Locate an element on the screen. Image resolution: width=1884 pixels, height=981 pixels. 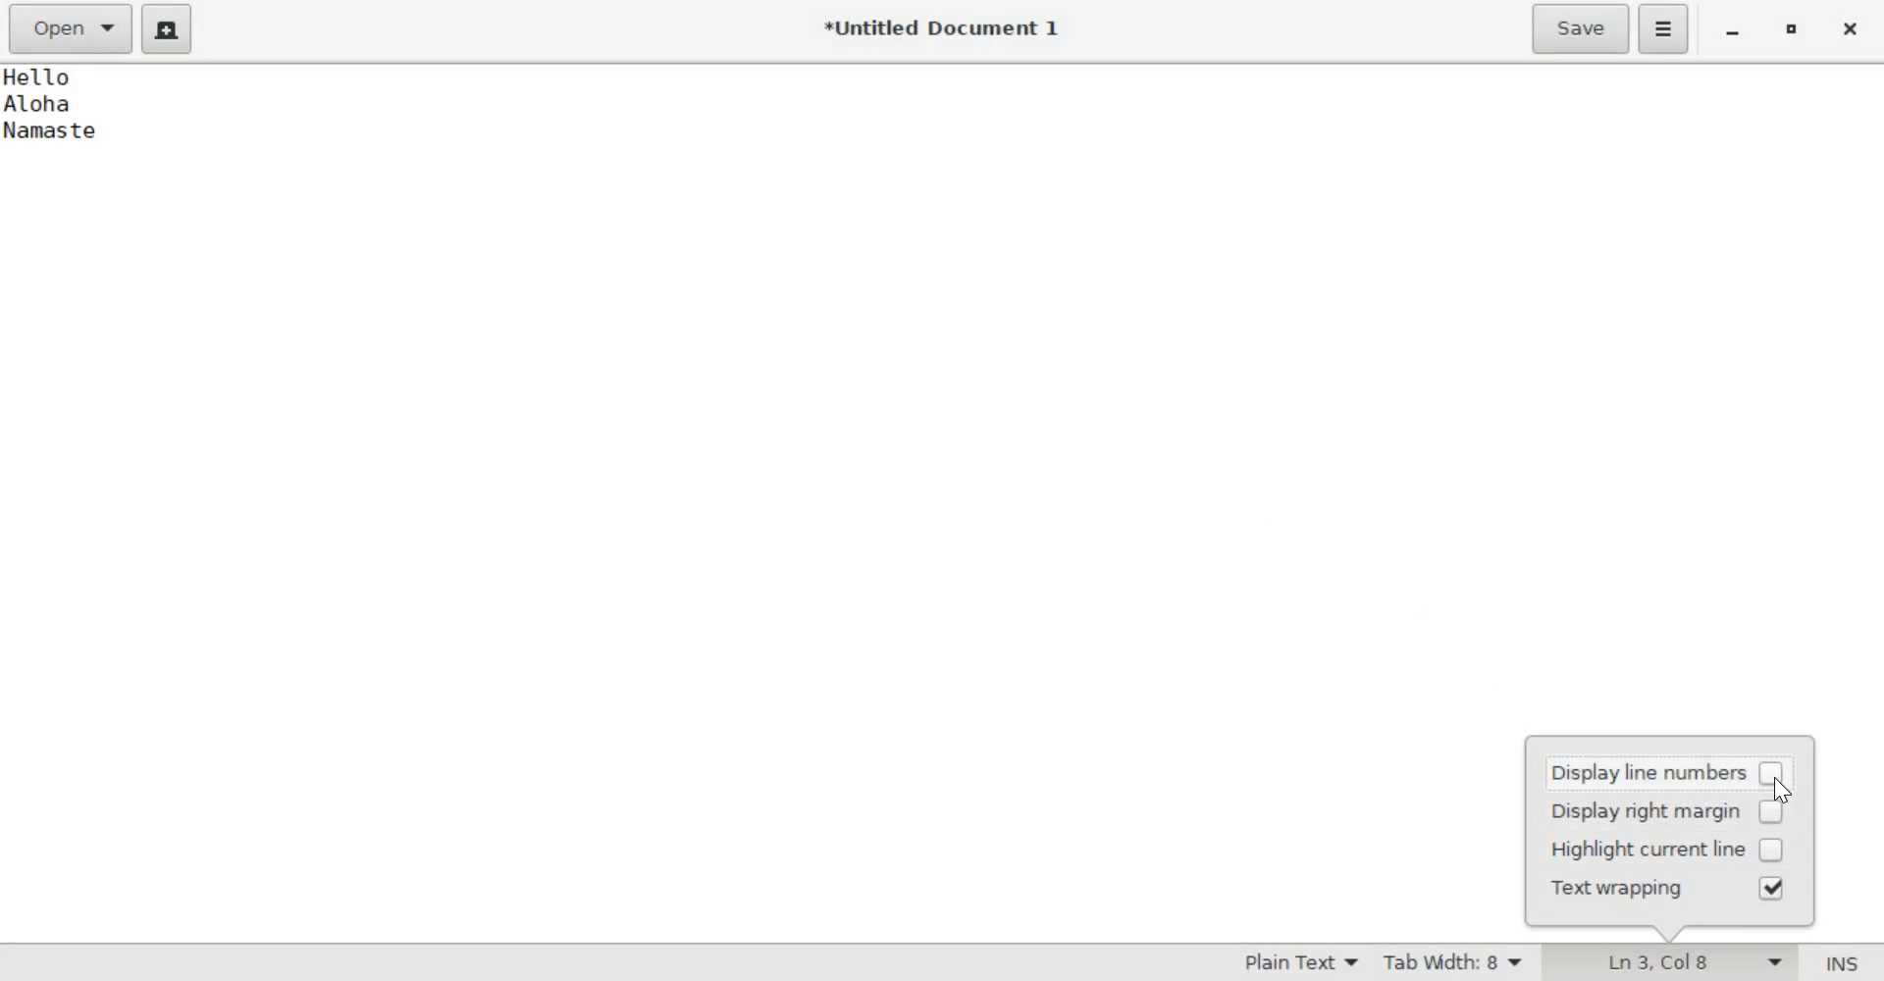
create a new document is located at coordinates (168, 29).